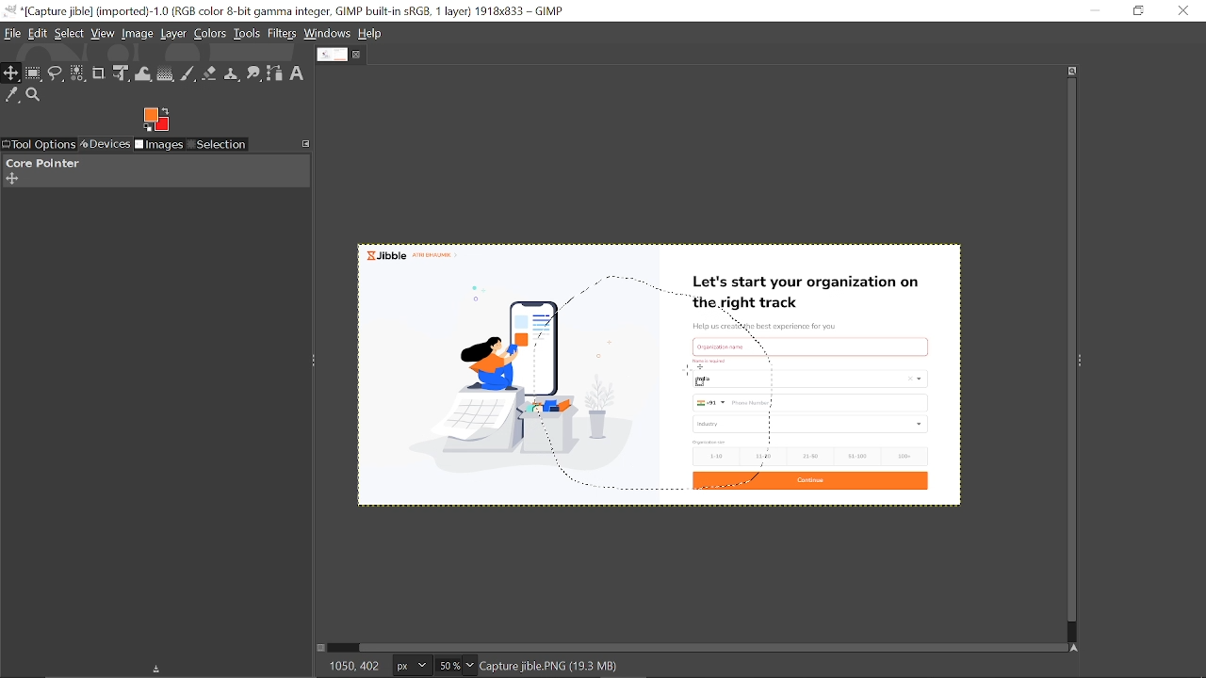 The image size is (1206, 678). What do you see at coordinates (713, 361) in the screenshot?
I see `` at bounding box center [713, 361].